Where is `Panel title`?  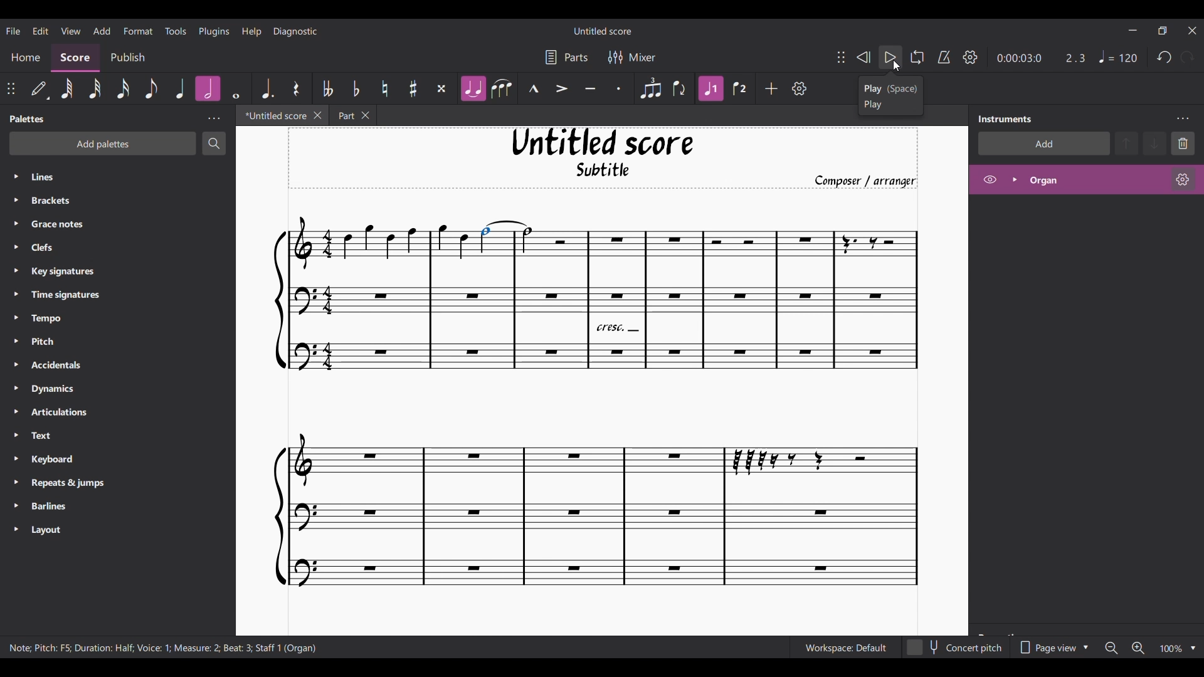 Panel title is located at coordinates (1006, 119).